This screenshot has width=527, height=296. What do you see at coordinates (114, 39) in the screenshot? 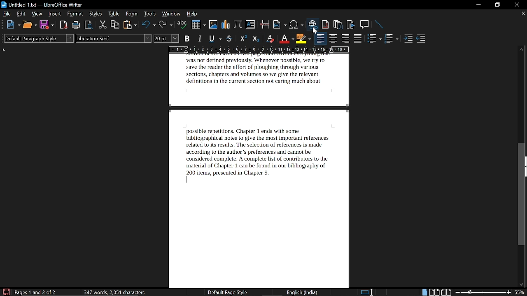
I see `font style` at bounding box center [114, 39].